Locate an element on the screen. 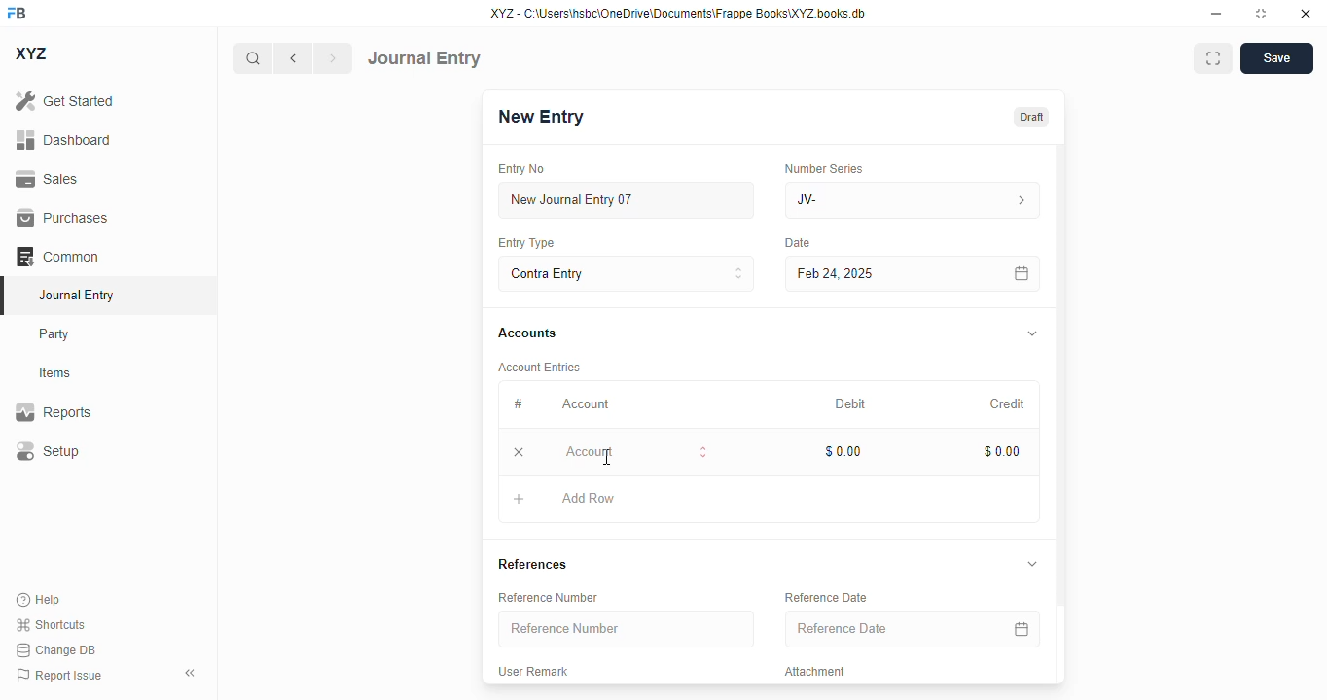 The height and width of the screenshot is (700, 1327). next is located at coordinates (334, 58).